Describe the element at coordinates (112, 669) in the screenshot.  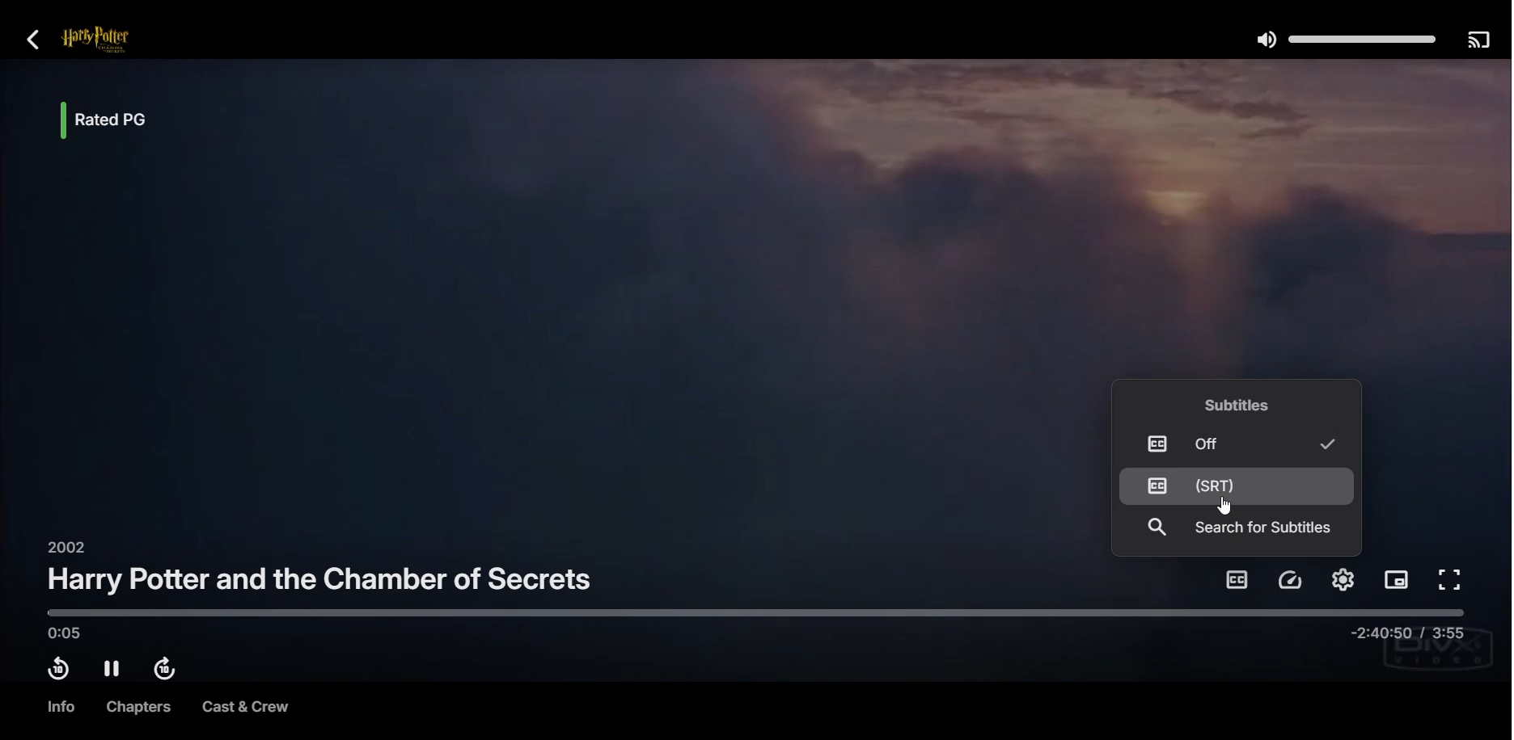
I see `Pause/Play` at that location.